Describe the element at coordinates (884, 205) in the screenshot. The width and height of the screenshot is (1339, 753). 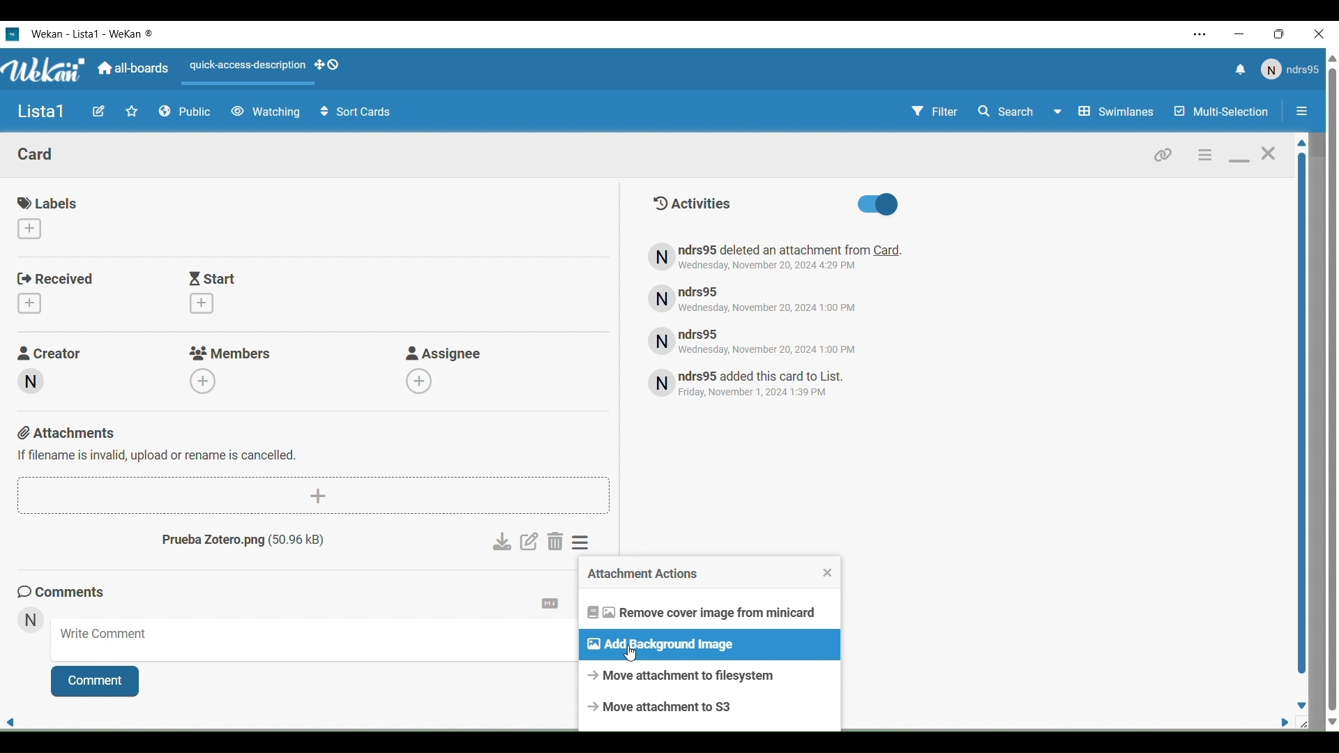
I see `Activities toggle` at that location.